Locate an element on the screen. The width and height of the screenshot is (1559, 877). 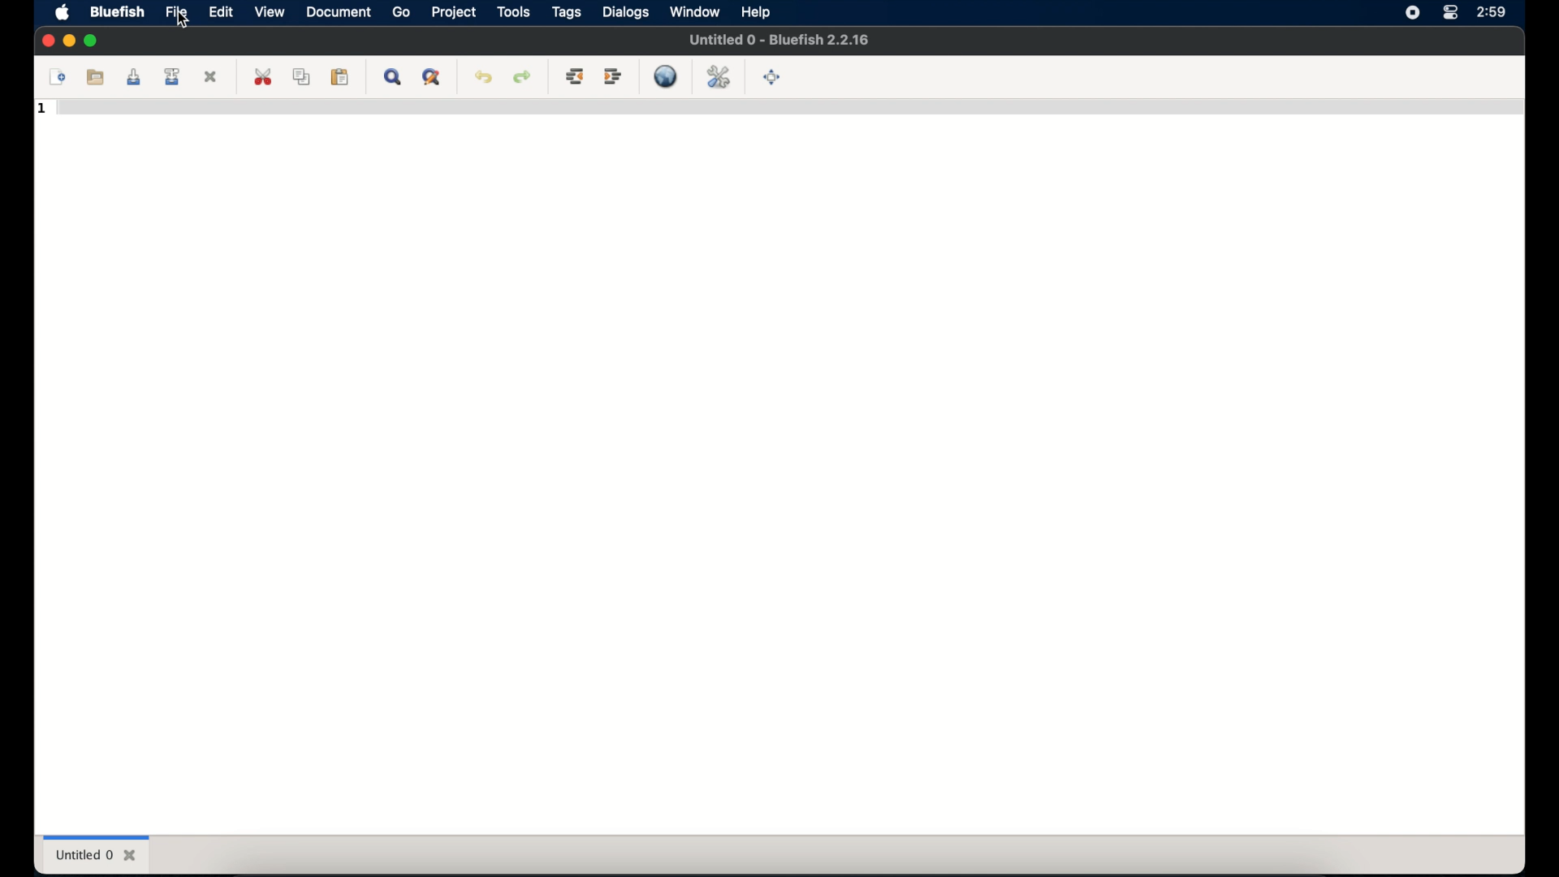
open file is located at coordinates (95, 77).